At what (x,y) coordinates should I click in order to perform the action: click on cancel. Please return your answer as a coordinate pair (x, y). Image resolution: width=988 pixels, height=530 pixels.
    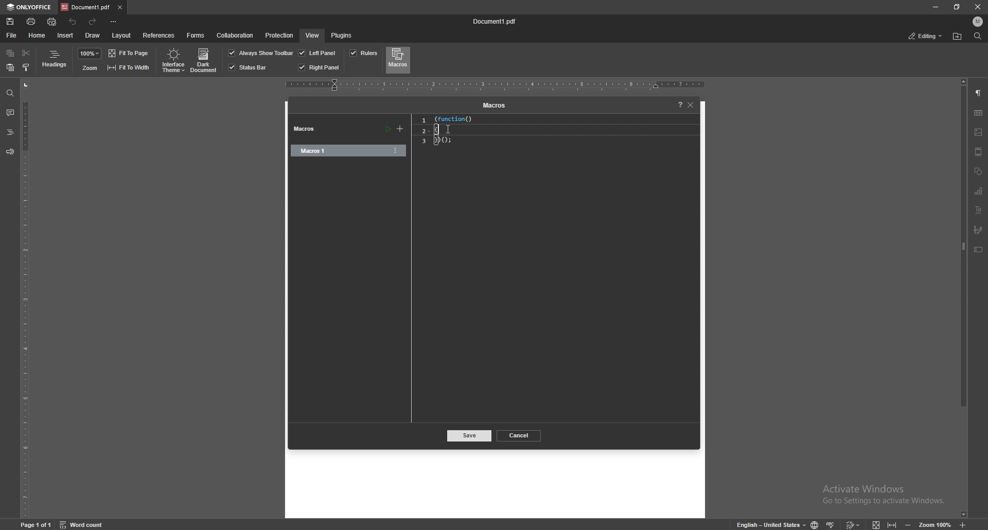
    Looking at the image, I should click on (520, 435).